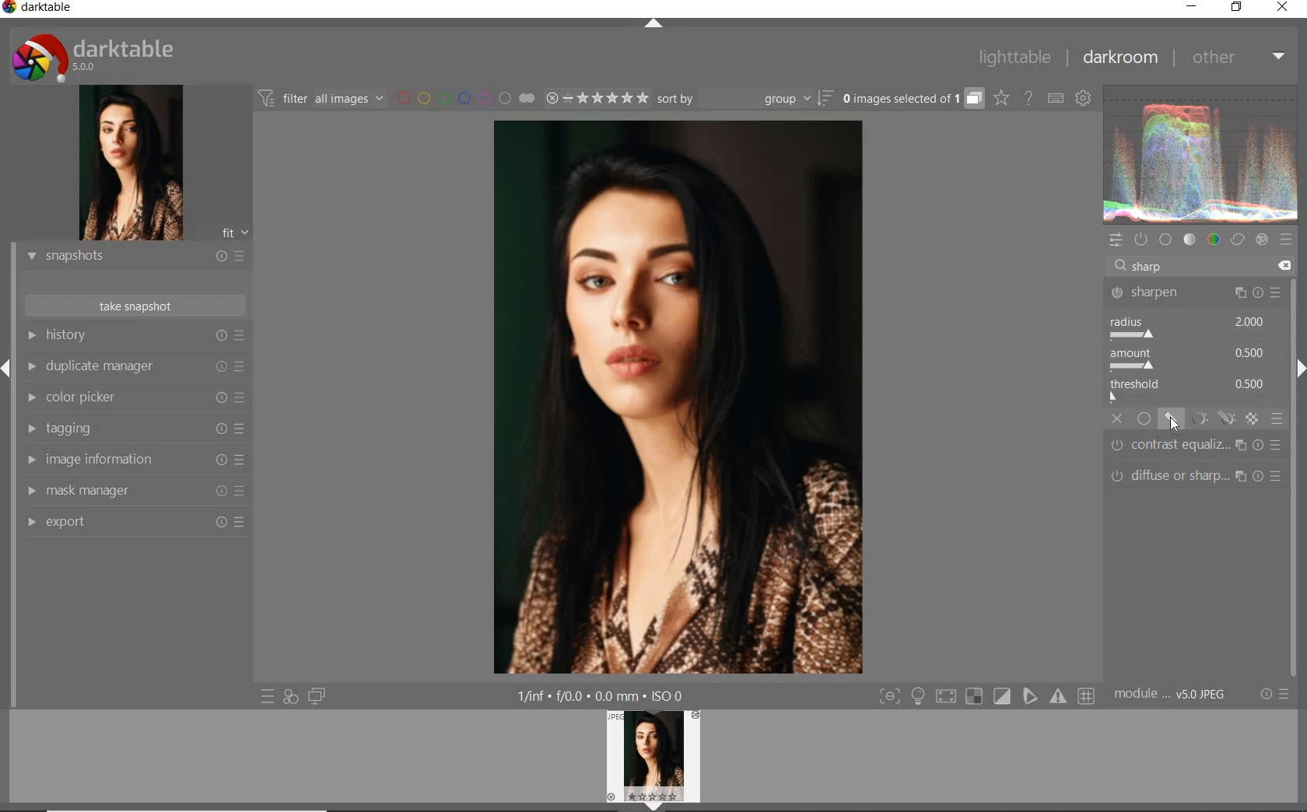  Describe the element at coordinates (134, 523) in the screenshot. I see `export` at that location.